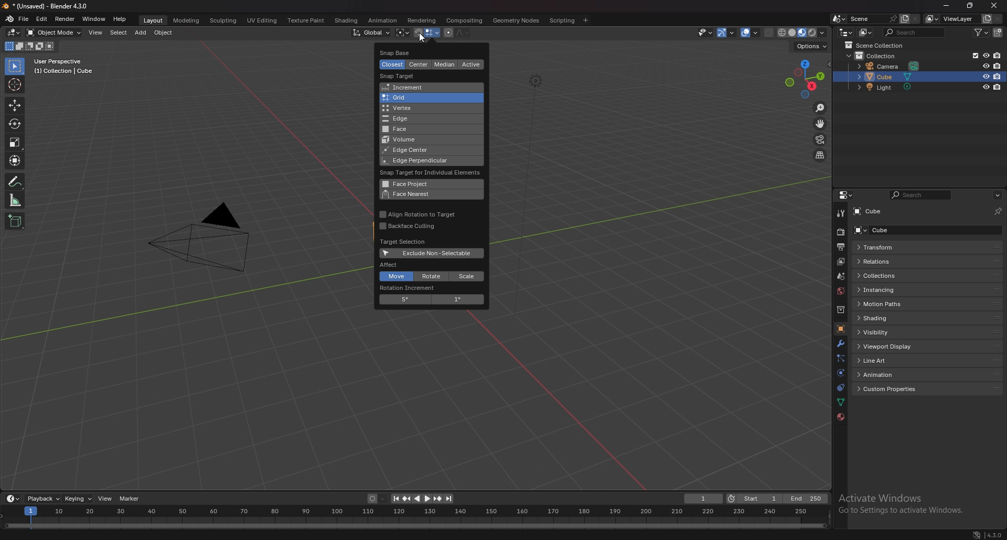 Image resolution: width=1007 pixels, height=540 pixels. I want to click on median, so click(446, 64).